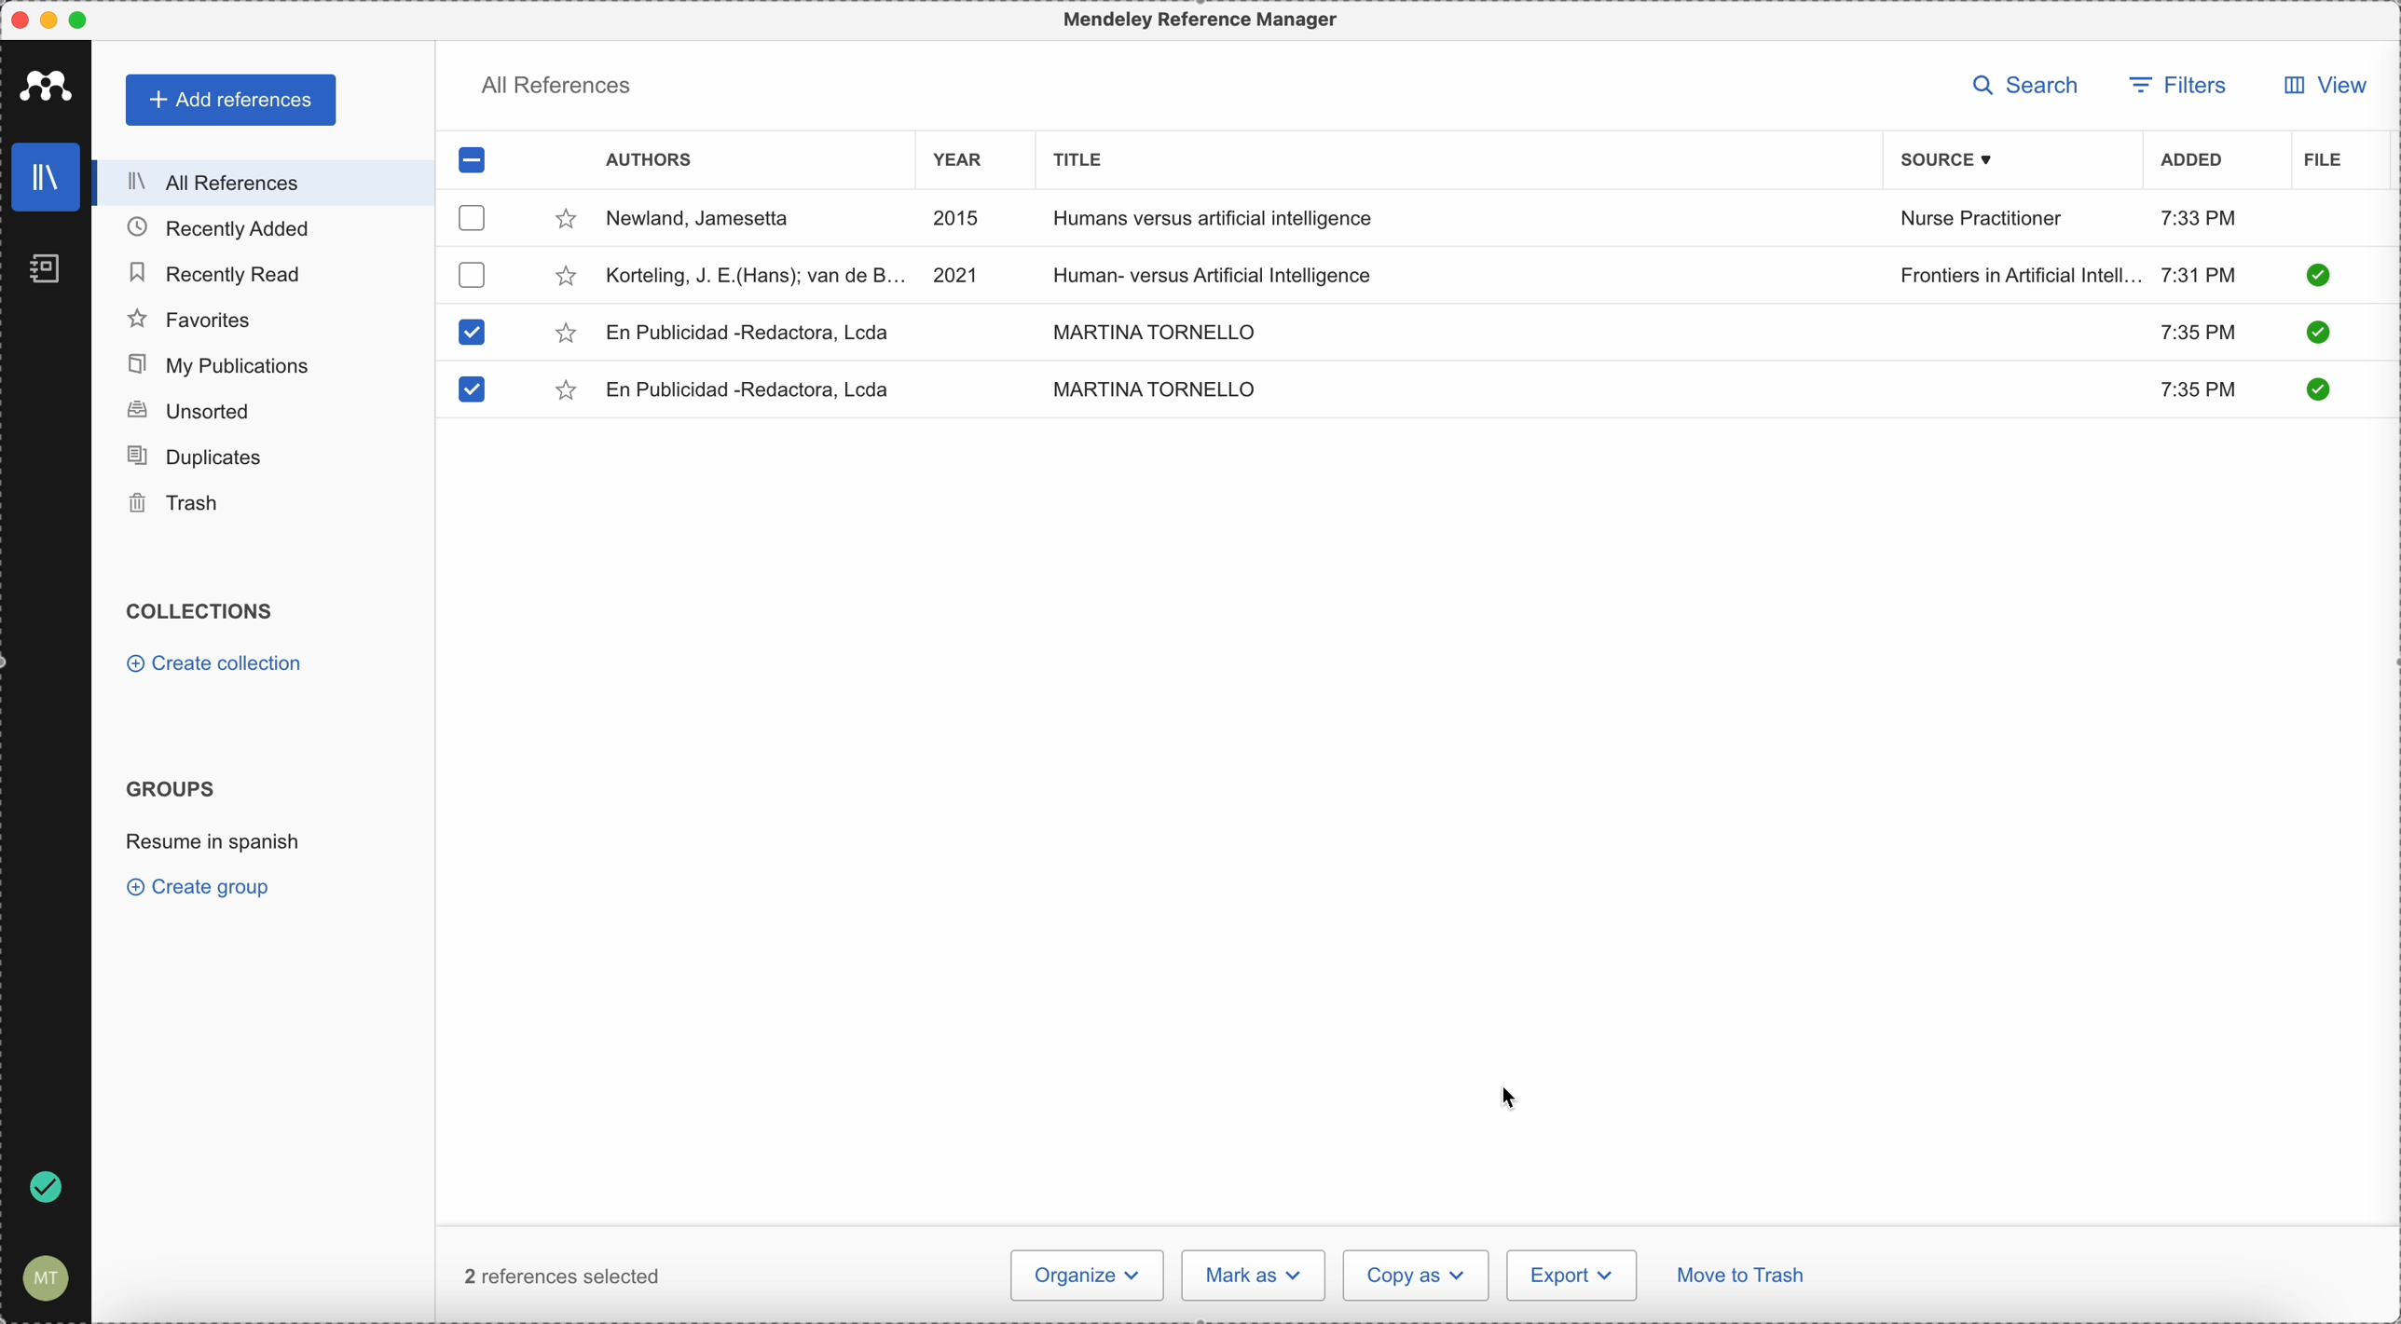 This screenshot has width=2401, height=1324. I want to click on checkbox selected, so click(469, 388).